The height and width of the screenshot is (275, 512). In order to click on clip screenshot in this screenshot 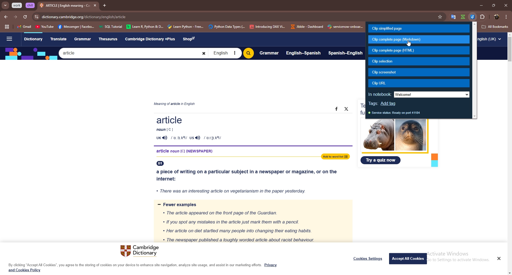, I will do `click(419, 72)`.